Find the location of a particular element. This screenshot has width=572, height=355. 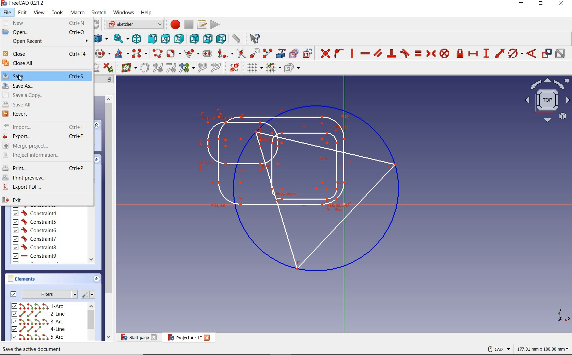

create circle is located at coordinates (102, 53).